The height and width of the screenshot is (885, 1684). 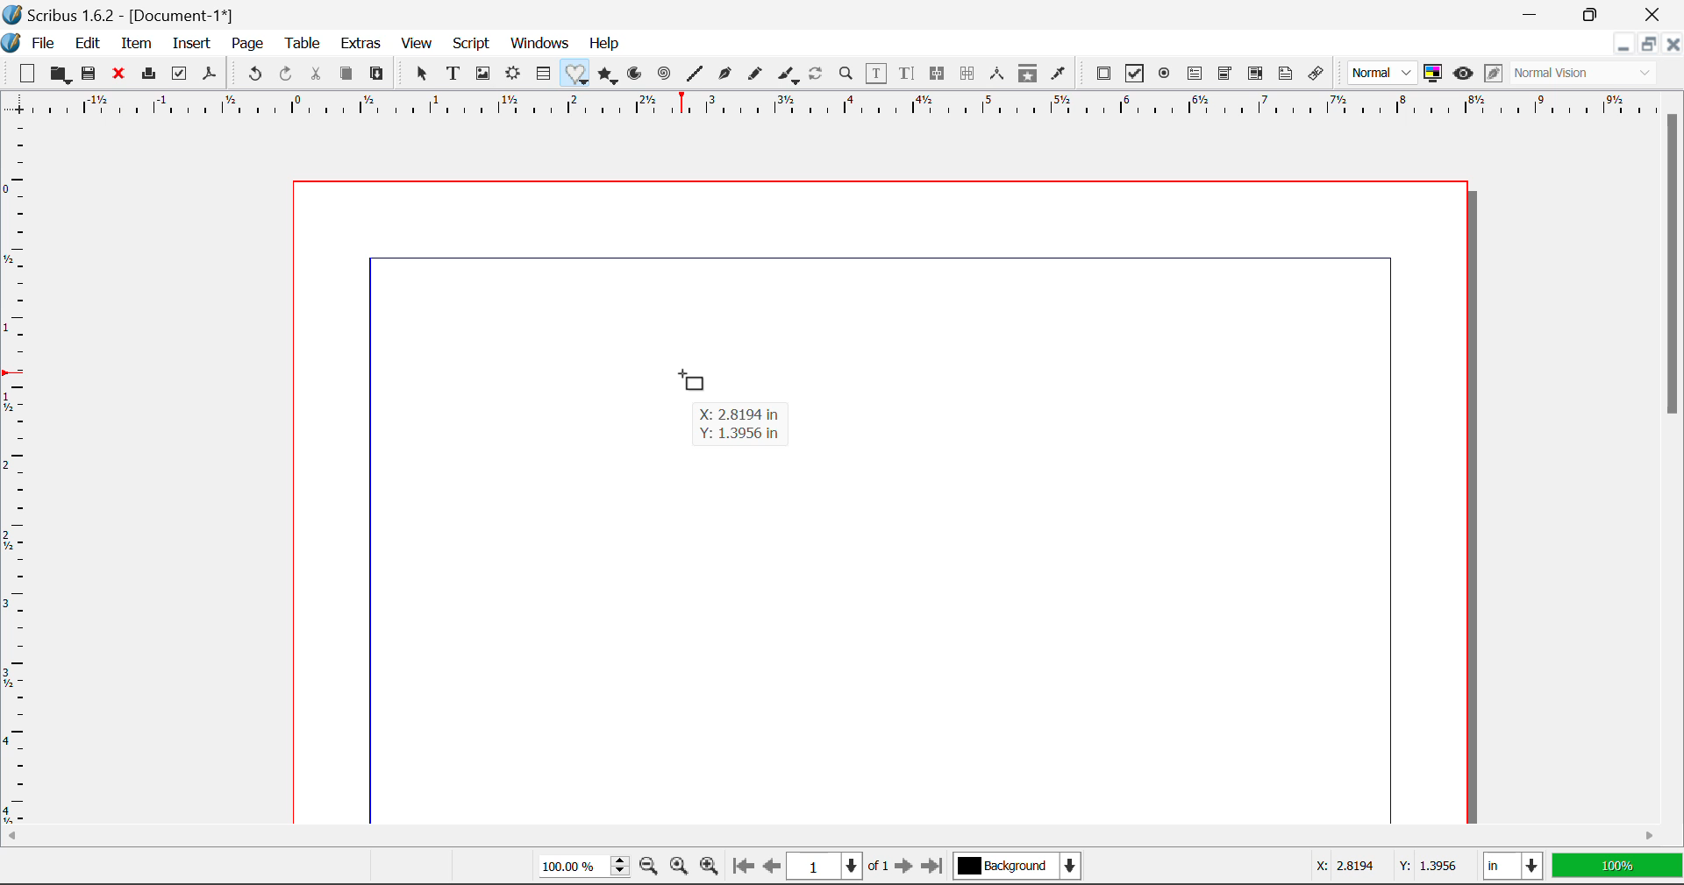 What do you see at coordinates (710, 867) in the screenshot?
I see `Zoom In` at bounding box center [710, 867].